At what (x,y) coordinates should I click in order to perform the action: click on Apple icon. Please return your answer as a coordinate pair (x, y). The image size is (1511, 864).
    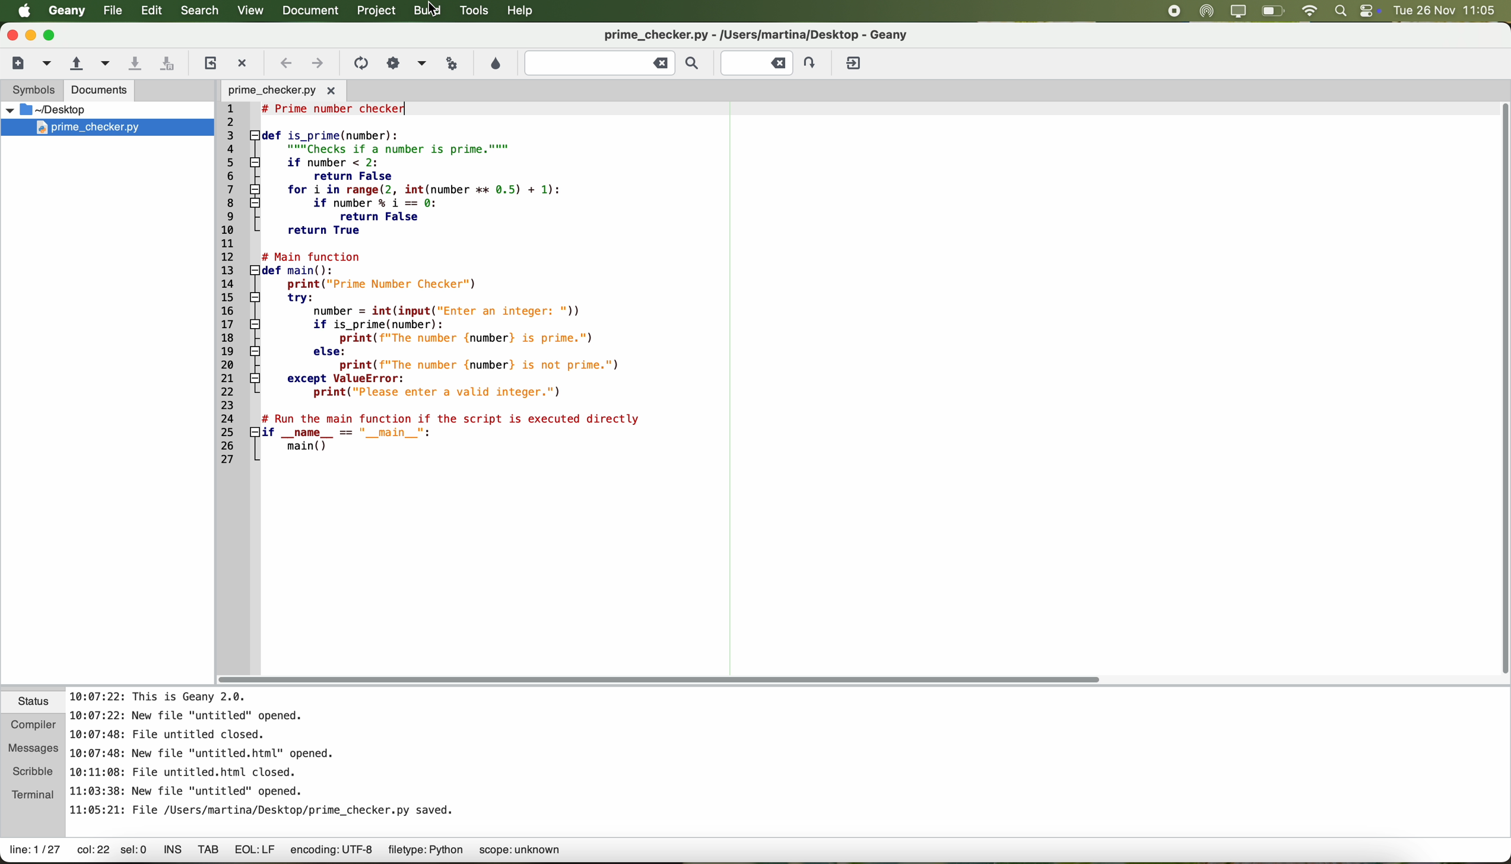
    Looking at the image, I should click on (19, 11).